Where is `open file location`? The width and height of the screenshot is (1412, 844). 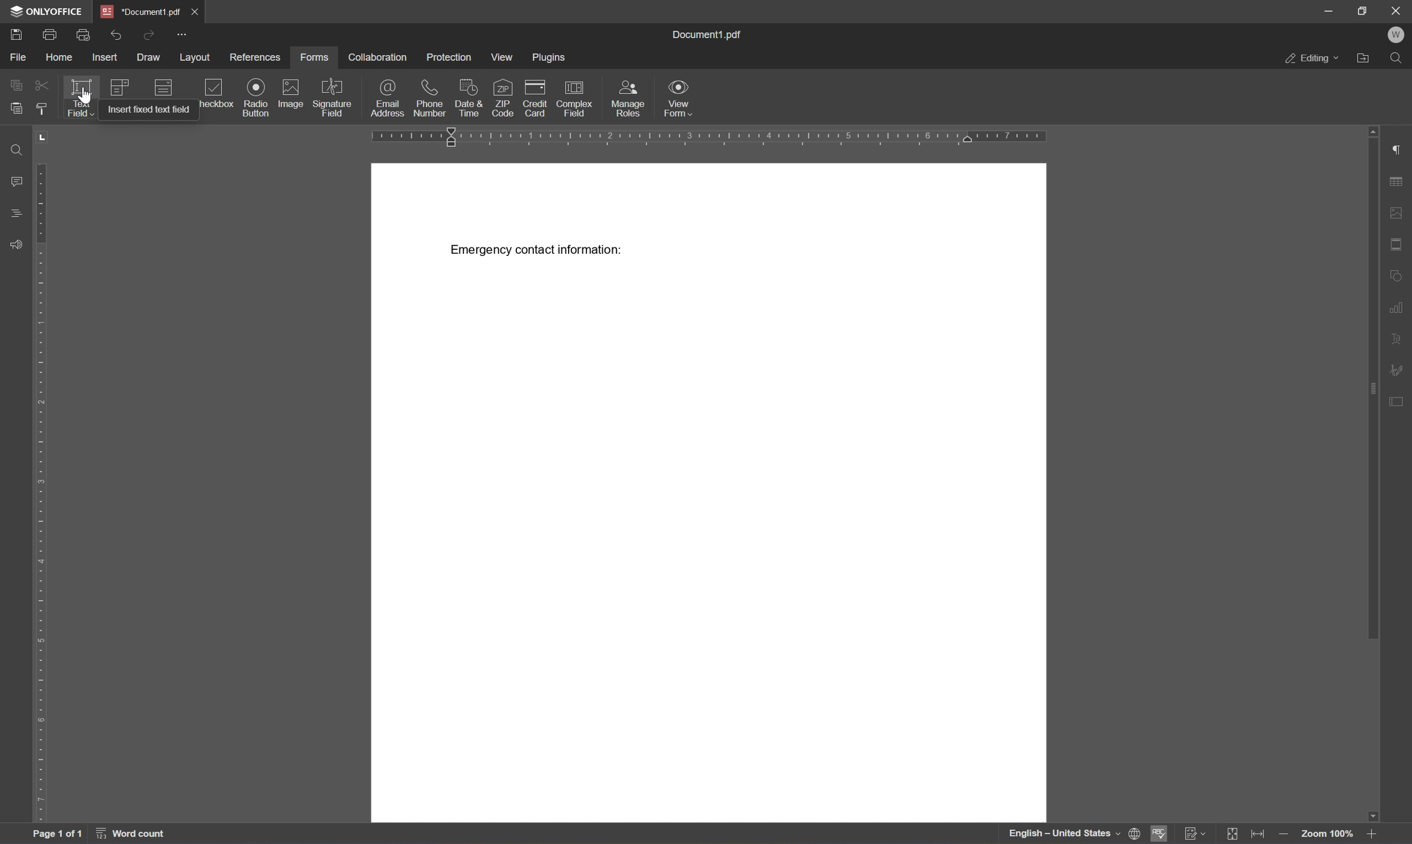
open file location is located at coordinates (1362, 59).